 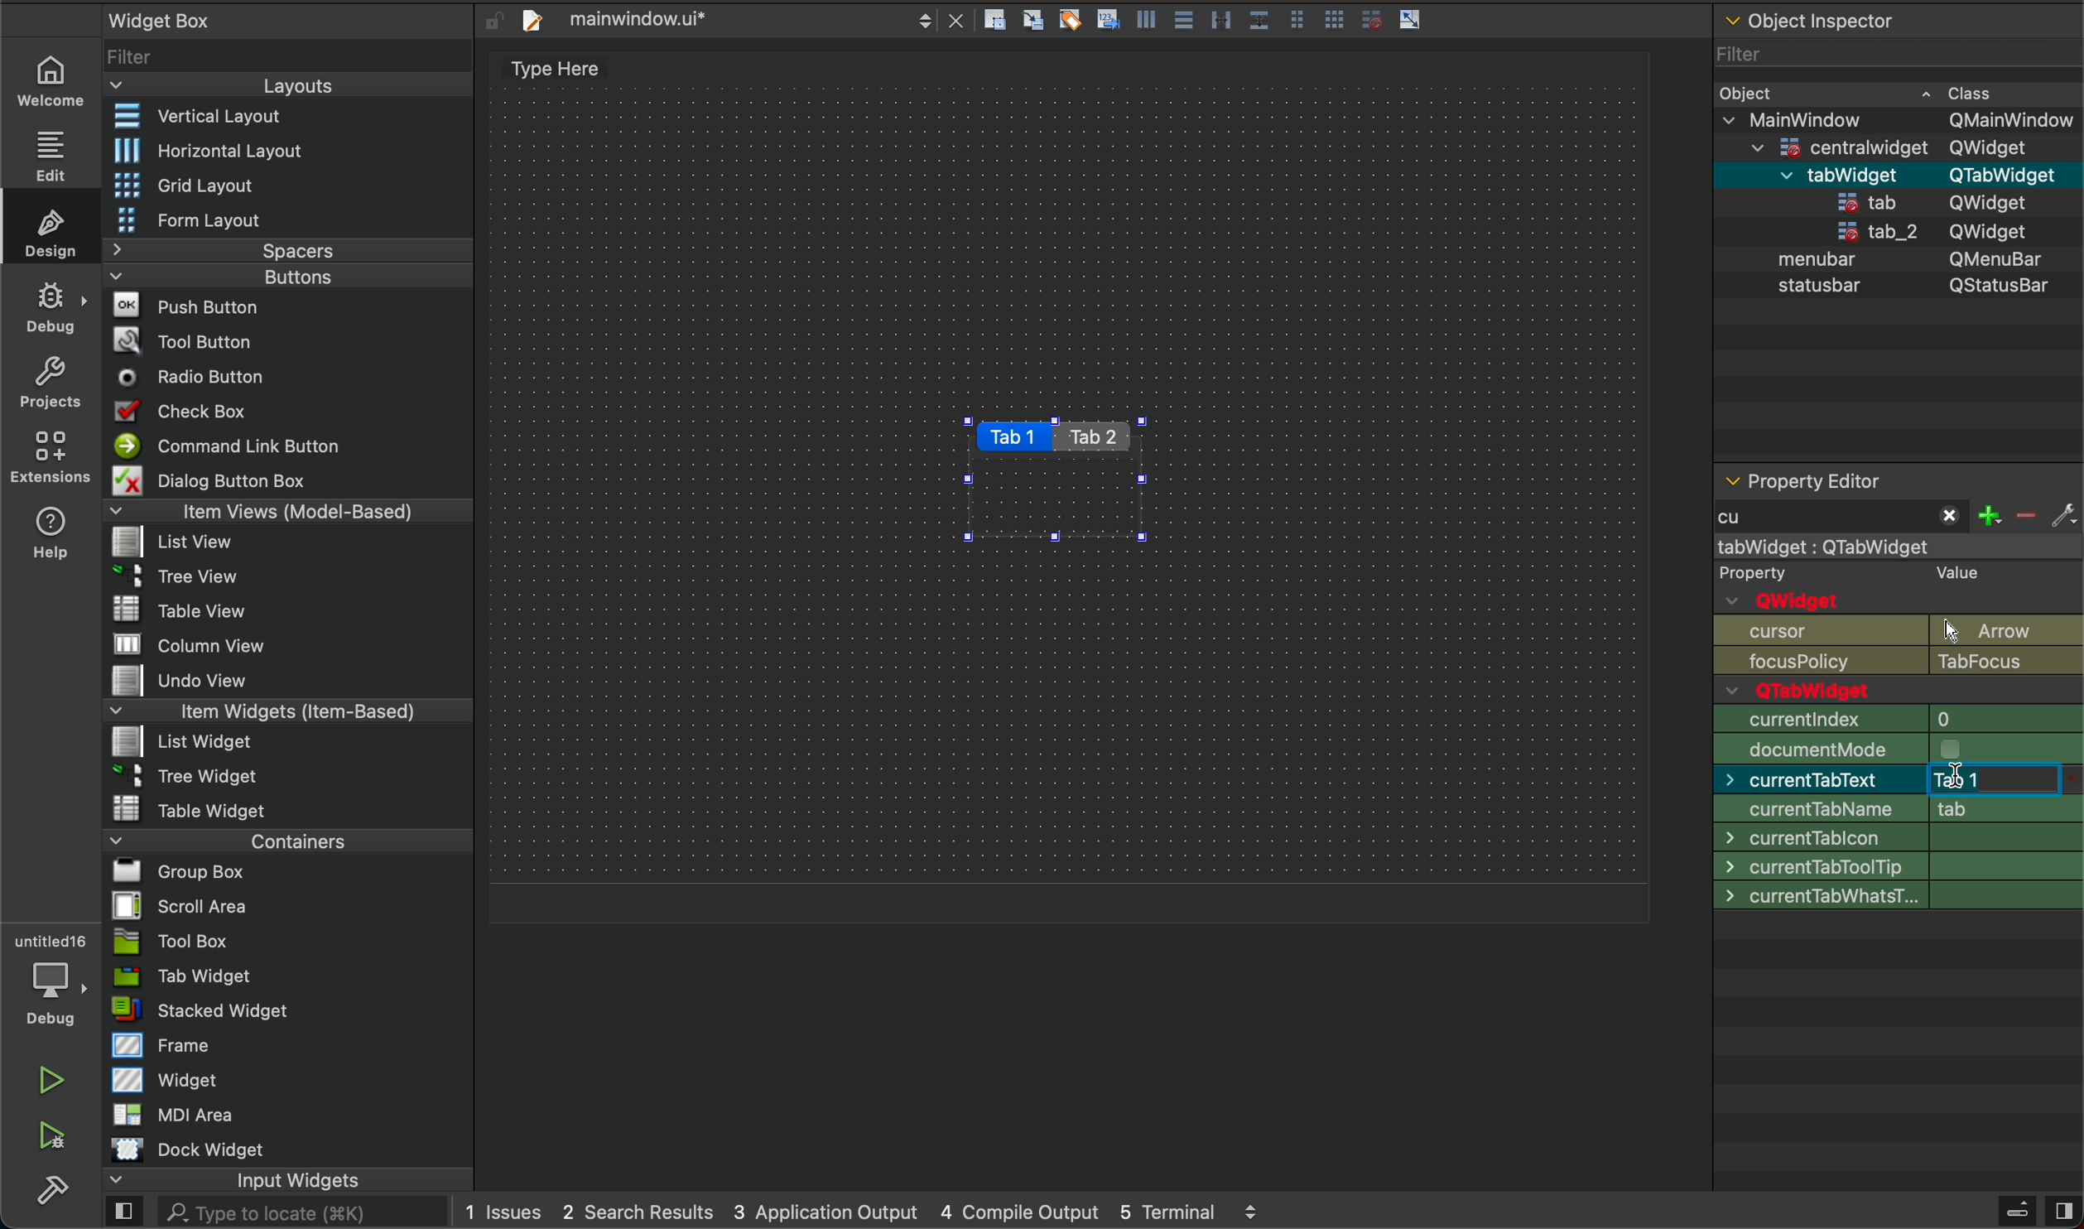 What do you see at coordinates (183, 408) in the screenshot?
I see `Check Box` at bounding box center [183, 408].